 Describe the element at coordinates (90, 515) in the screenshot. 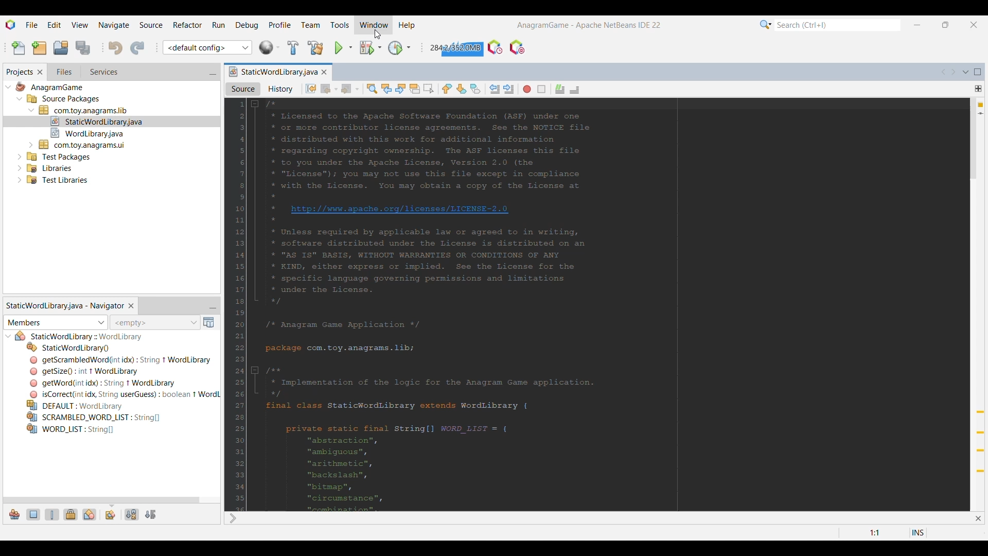

I see `Show inner classes` at that location.